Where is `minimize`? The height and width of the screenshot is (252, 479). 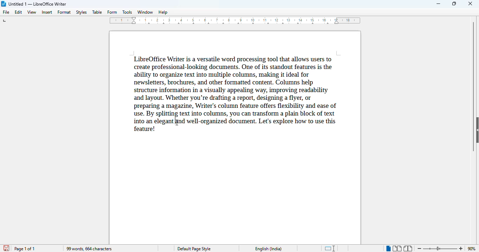 minimize is located at coordinates (439, 4).